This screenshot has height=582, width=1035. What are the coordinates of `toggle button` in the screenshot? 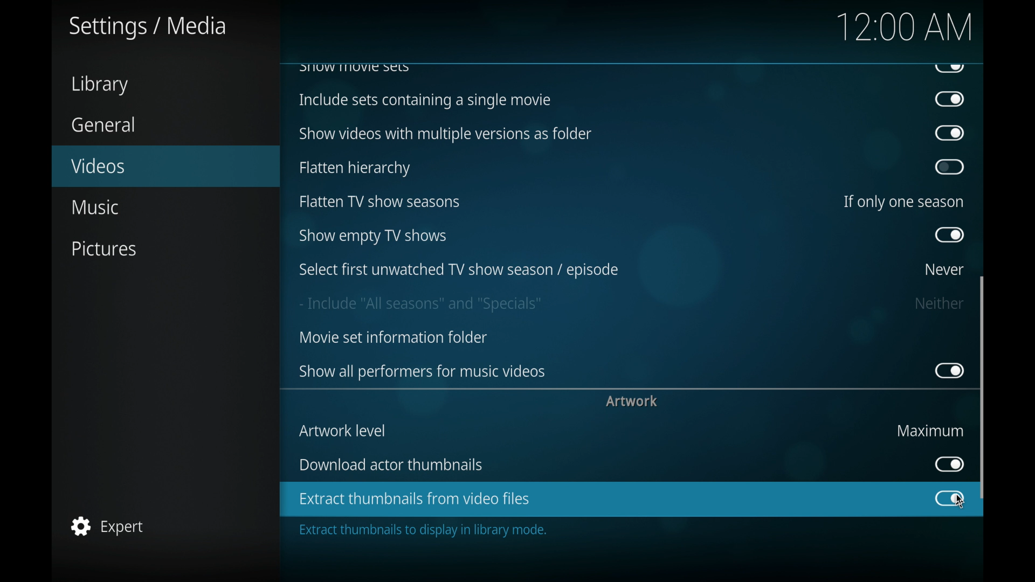 It's located at (950, 371).